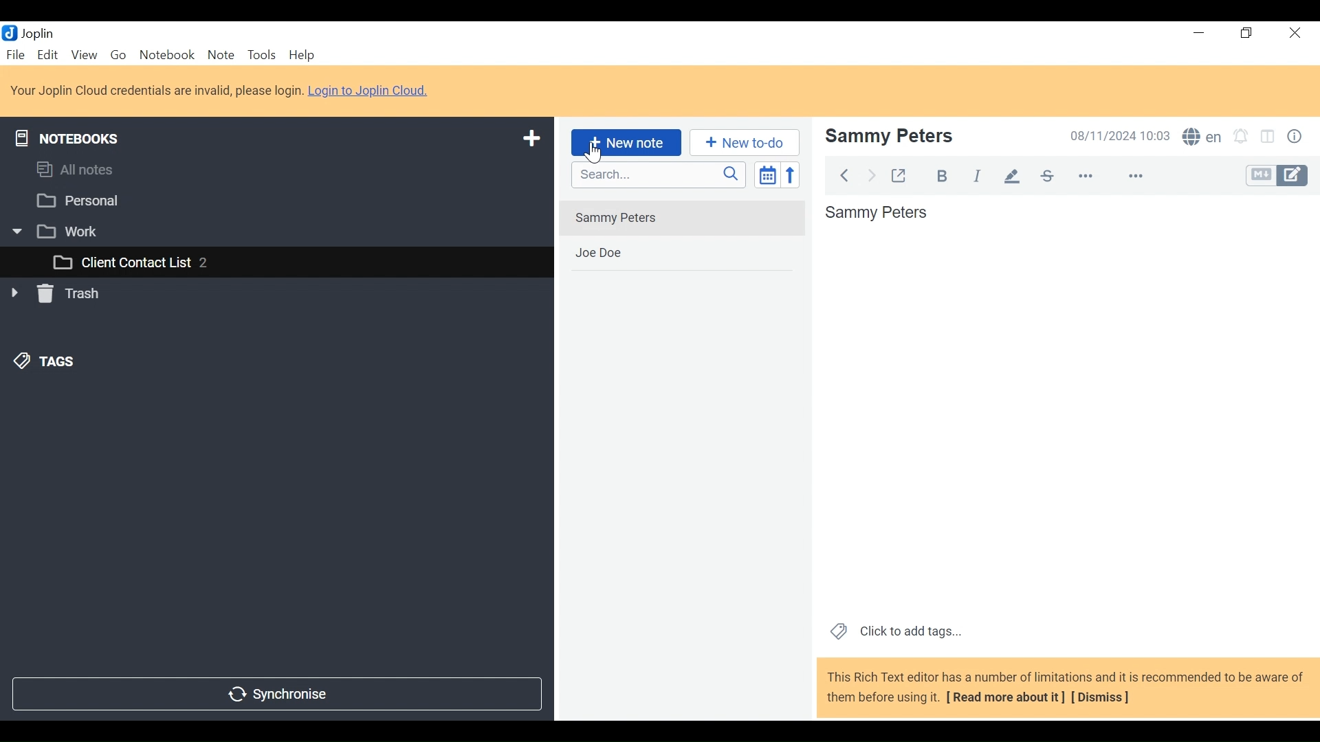  I want to click on Tools, so click(261, 55).